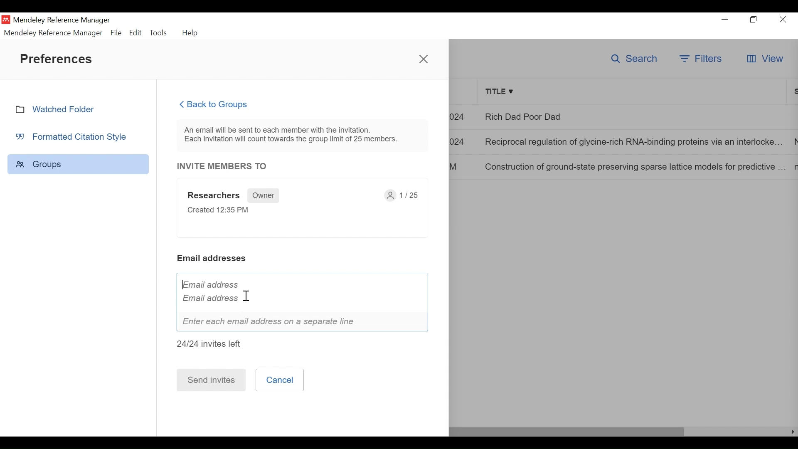 The image size is (798, 449). Describe the element at coordinates (278, 380) in the screenshot. I see `Cancel` at that location.